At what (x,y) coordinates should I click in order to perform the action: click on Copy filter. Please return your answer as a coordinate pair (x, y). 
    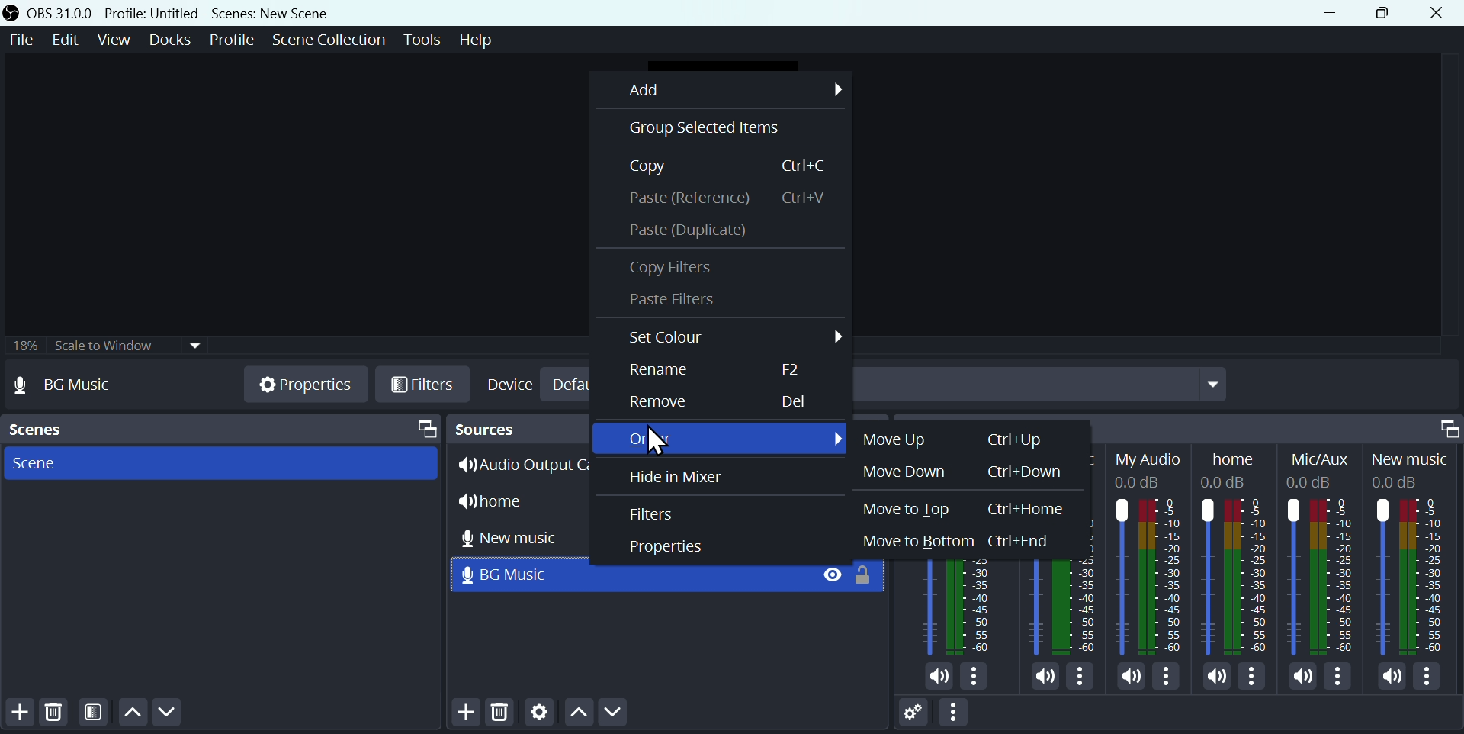
    Looking at the image, I should click on (673, 265).